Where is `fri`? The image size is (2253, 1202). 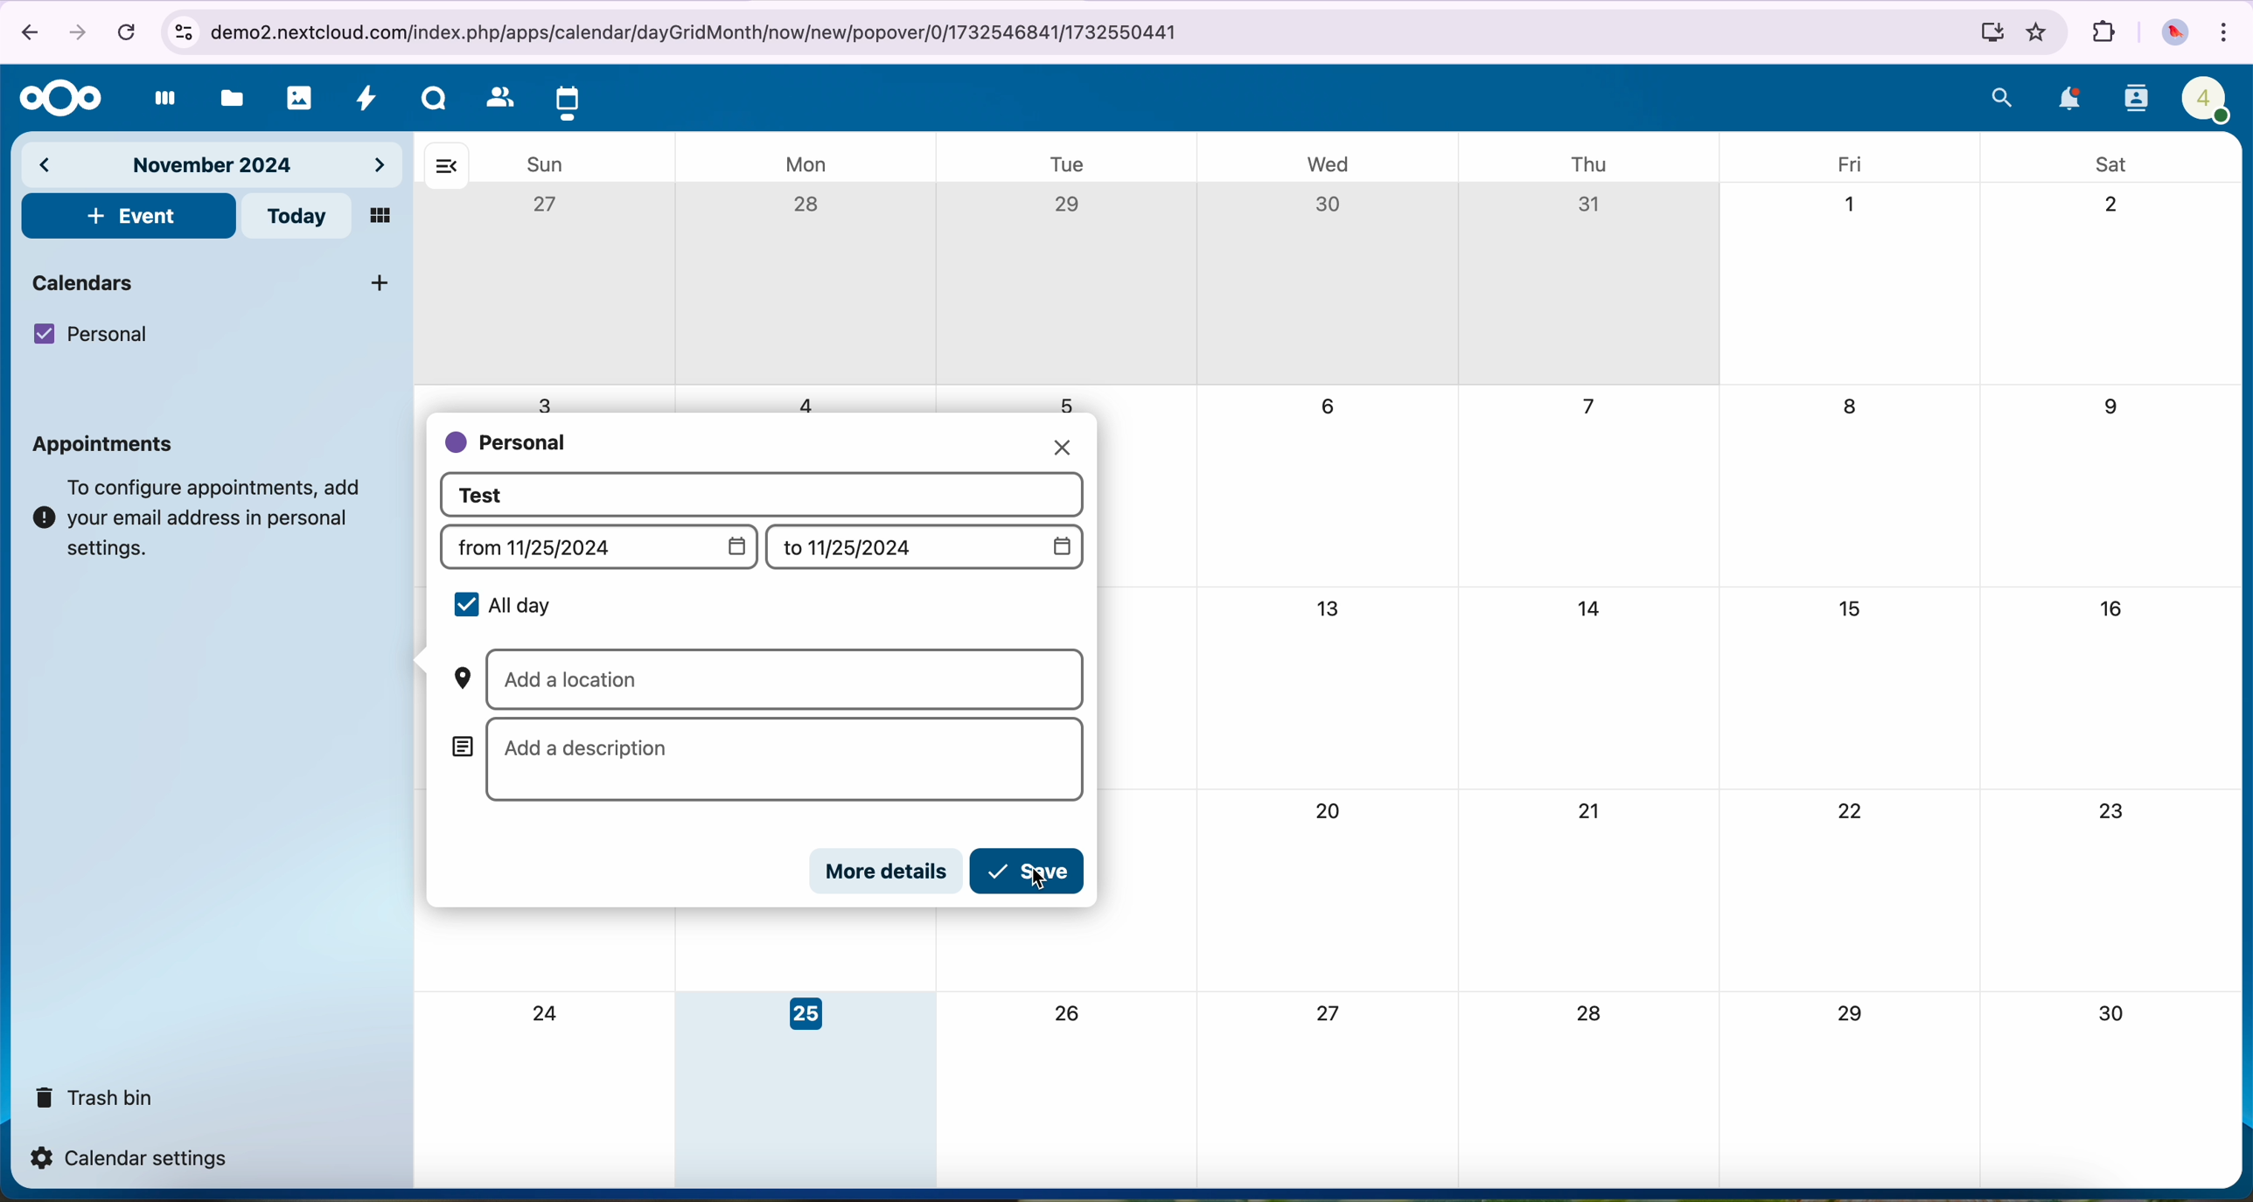
fri is located at coordinates (1845, 161).